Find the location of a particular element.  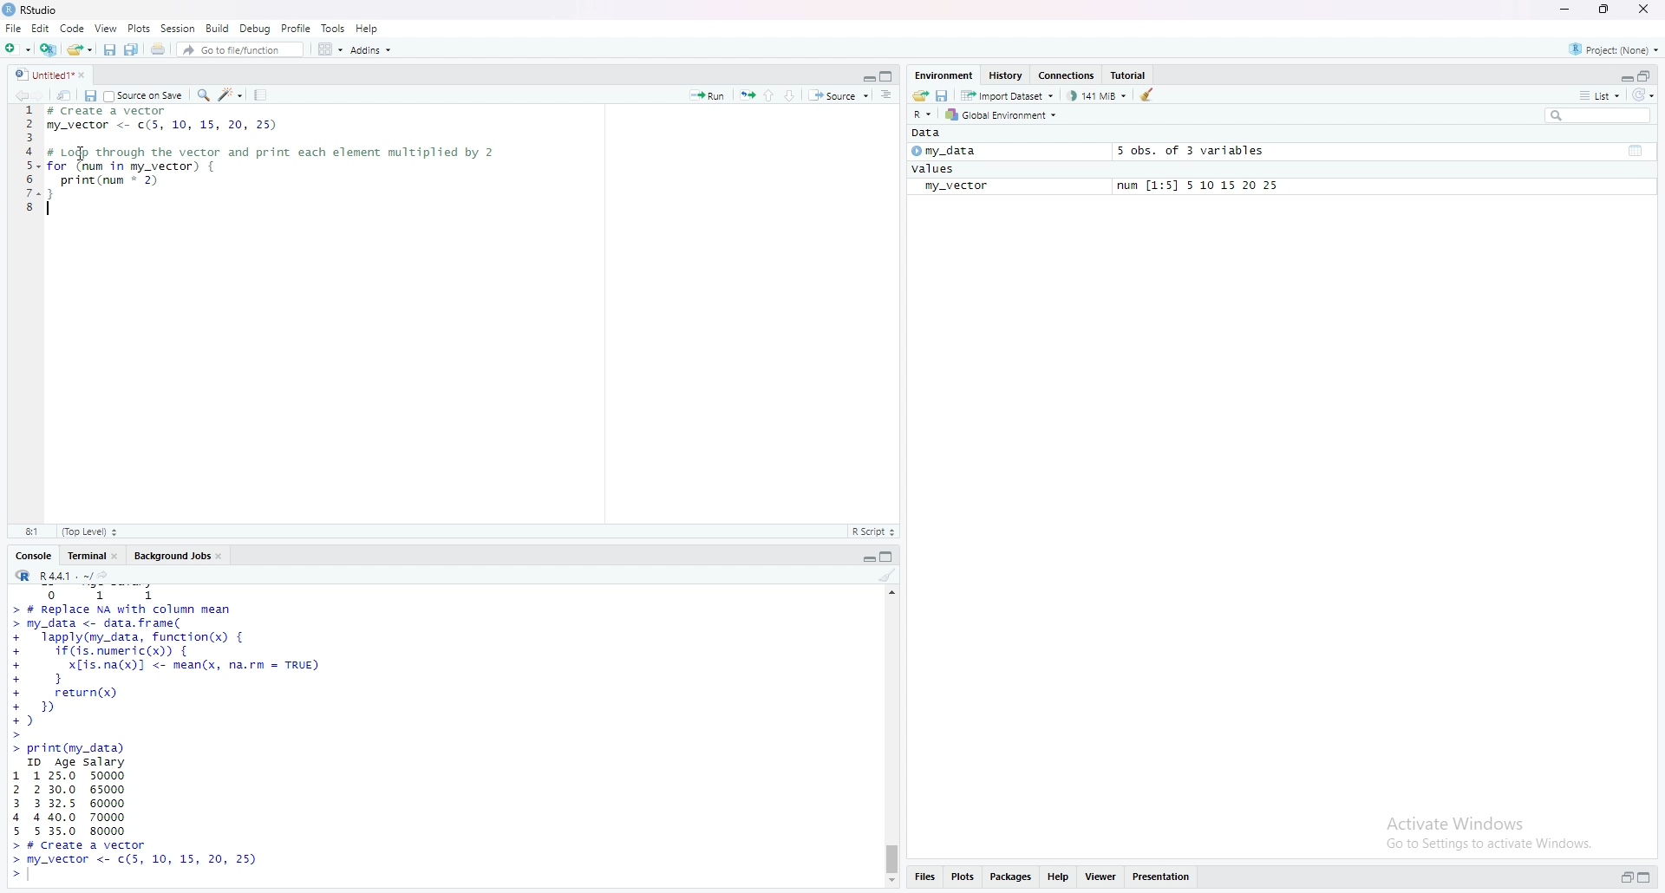

Addins is located at coordinates (372, 51).